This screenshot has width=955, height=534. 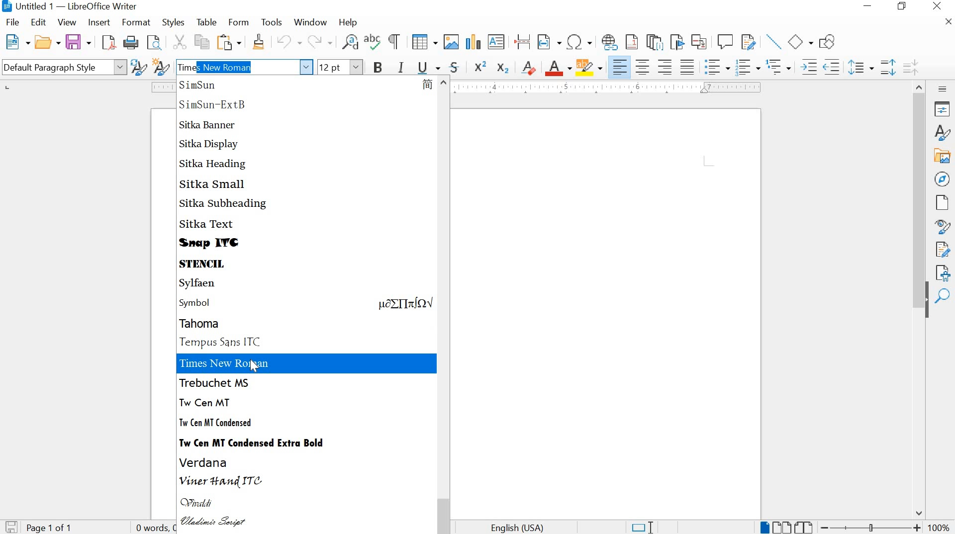 What do you see at coordinates (230, 42) in the screenshot?
I see `PASTE` at bounding box center [230, 42].